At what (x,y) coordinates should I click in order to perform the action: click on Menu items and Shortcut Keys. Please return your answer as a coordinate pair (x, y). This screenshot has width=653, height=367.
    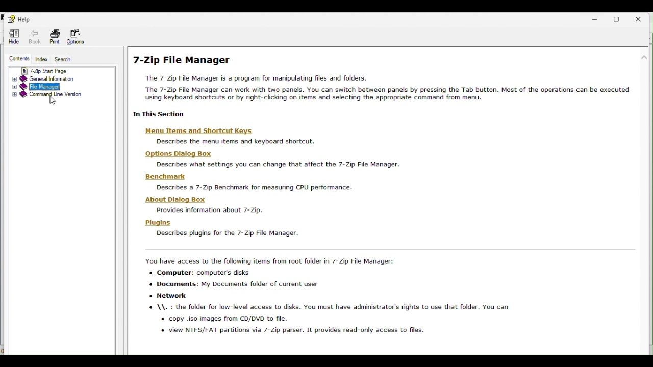
    Looking at the image, I should click on (201, 130).